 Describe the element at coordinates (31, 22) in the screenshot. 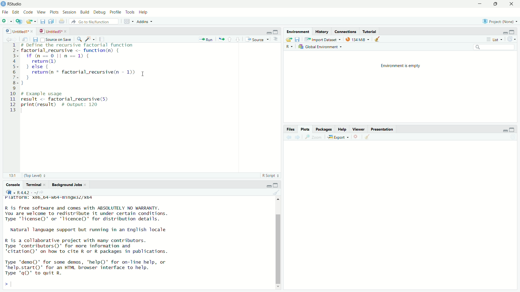

I see `Open an existing file (Ctrl + O)` at that location.